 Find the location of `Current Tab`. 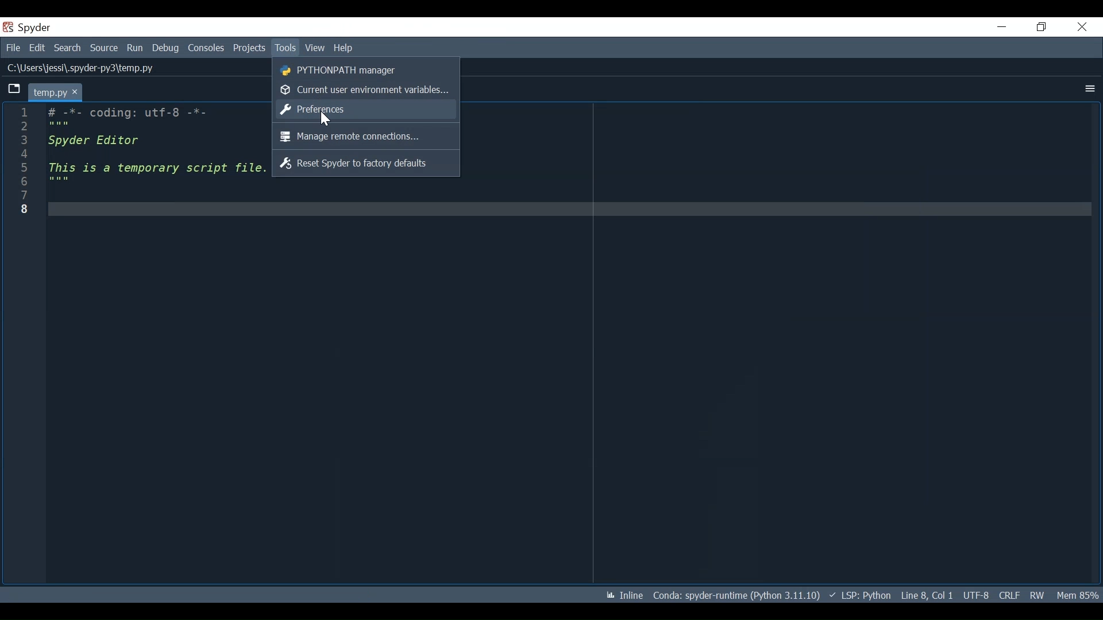

Current Tab is located at coordinates (55, 91).